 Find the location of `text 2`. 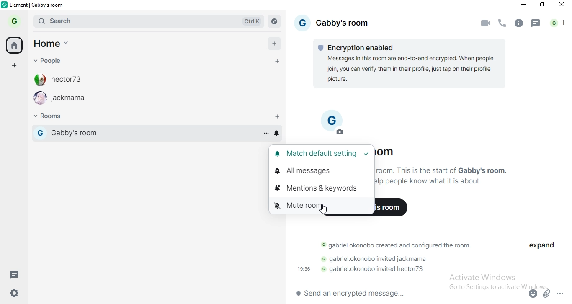

text 2 is located at coordinates (440, 180).